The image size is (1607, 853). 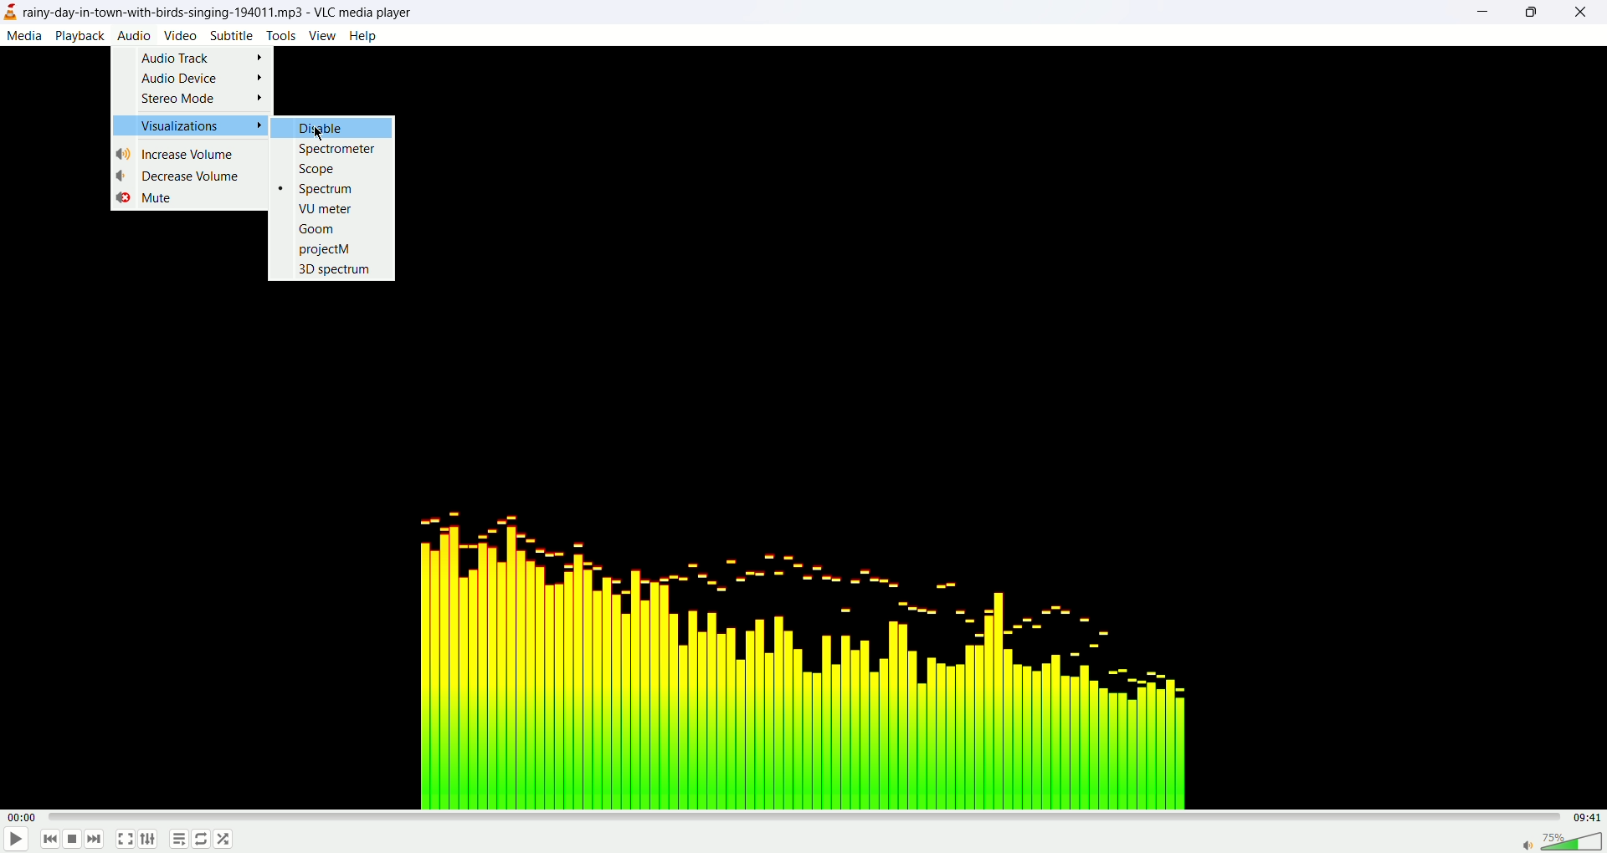 What do you see at coordinates (125, 840) in the screenshot?
I see `fullscreen` at bounding box center [125, 840].